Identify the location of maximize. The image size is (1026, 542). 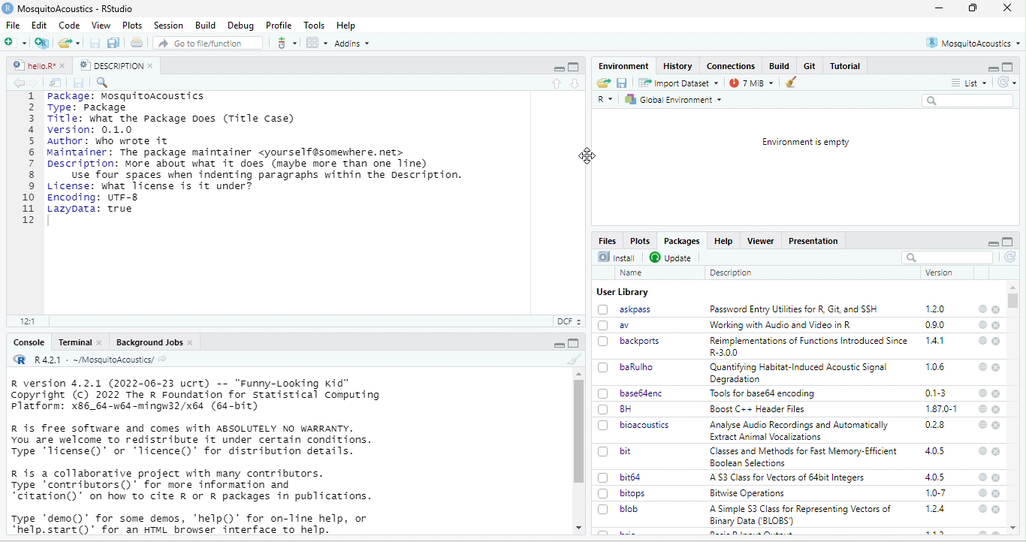
(558, 343).